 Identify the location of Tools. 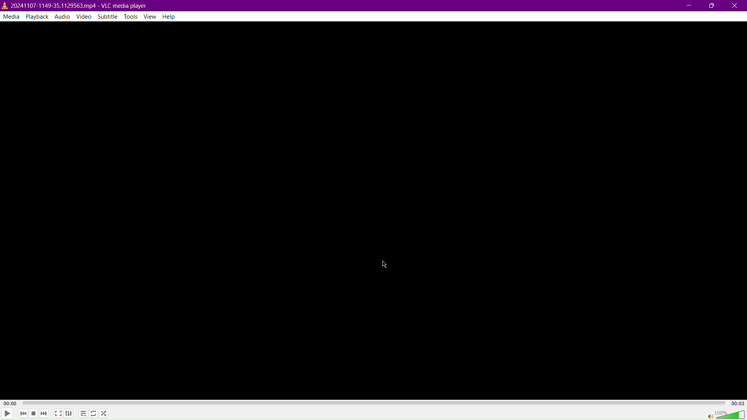
(132, 17).